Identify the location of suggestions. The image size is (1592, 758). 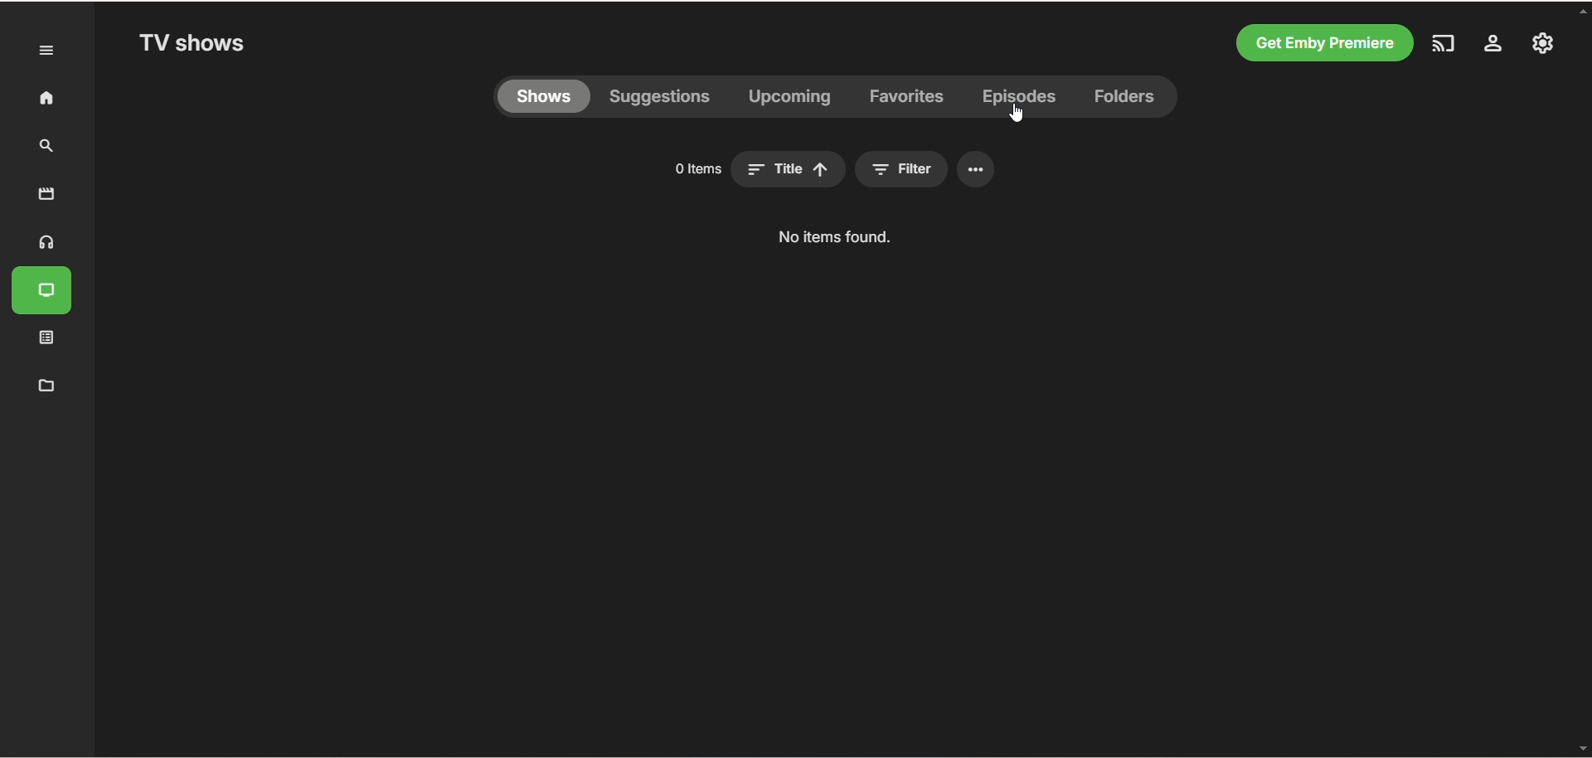
(663, 98).